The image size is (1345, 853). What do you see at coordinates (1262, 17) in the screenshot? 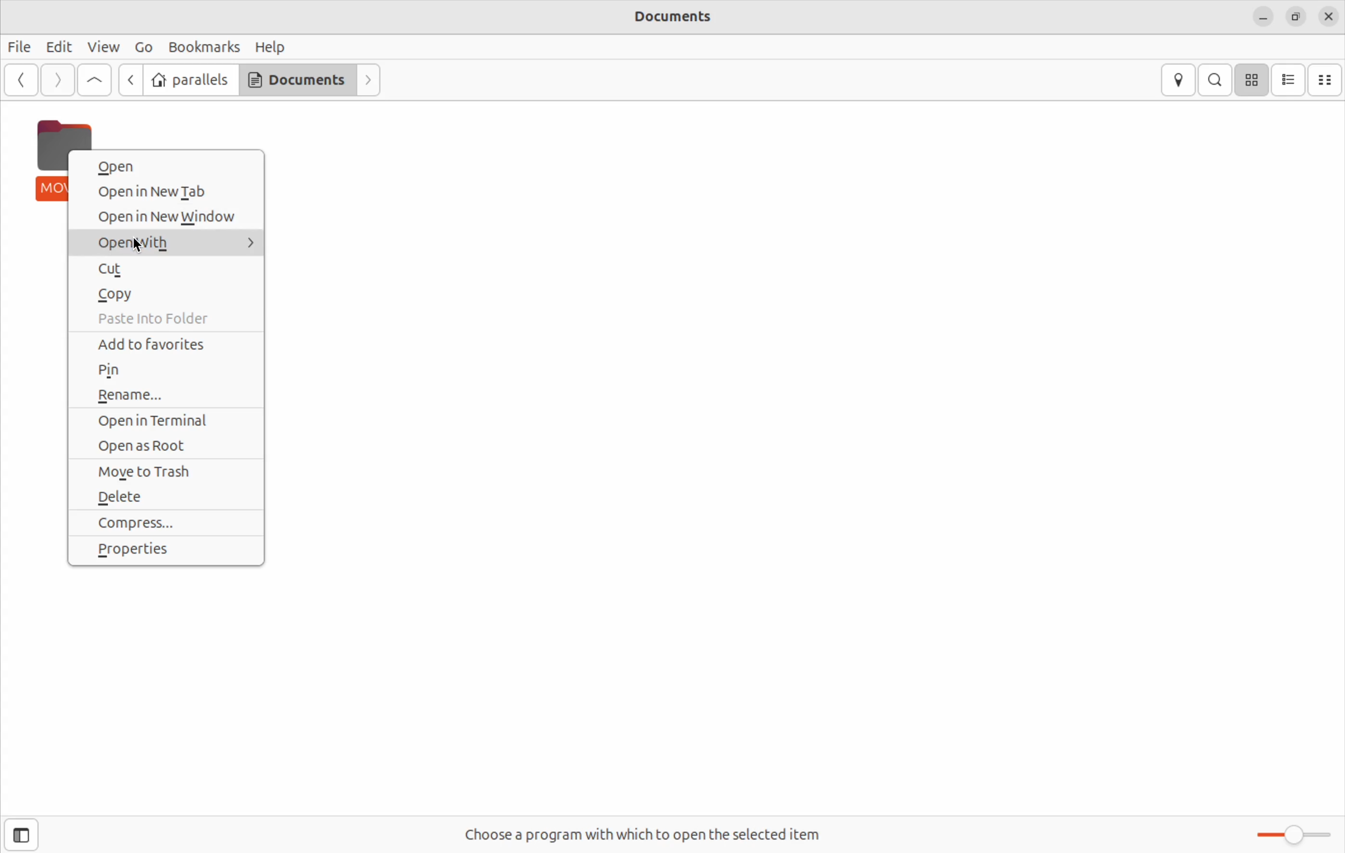
I see `minimize` at bounding box center [1262, 17].